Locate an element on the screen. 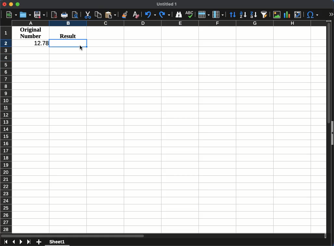 This screenshot has height=246, width=334. print is located at coordinates (65, 15).